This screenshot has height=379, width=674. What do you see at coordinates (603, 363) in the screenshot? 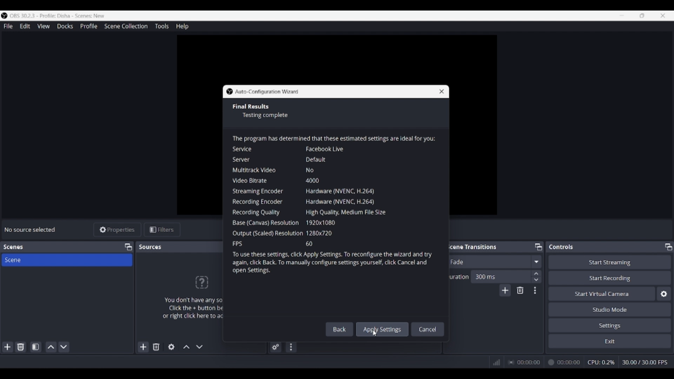
I see `CPU: 0.0%` at bounding box center [603, 363].